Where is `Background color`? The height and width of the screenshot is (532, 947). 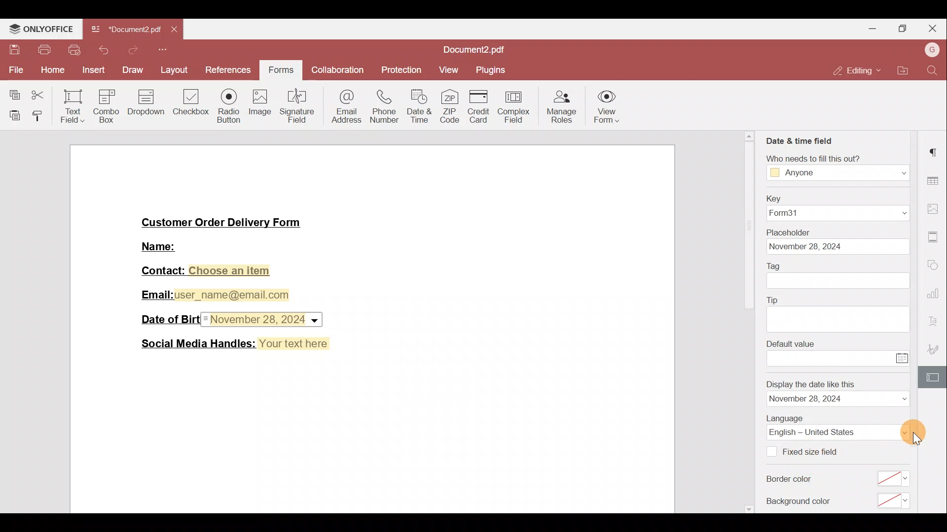 Background color is located at coordinates (798, 500).